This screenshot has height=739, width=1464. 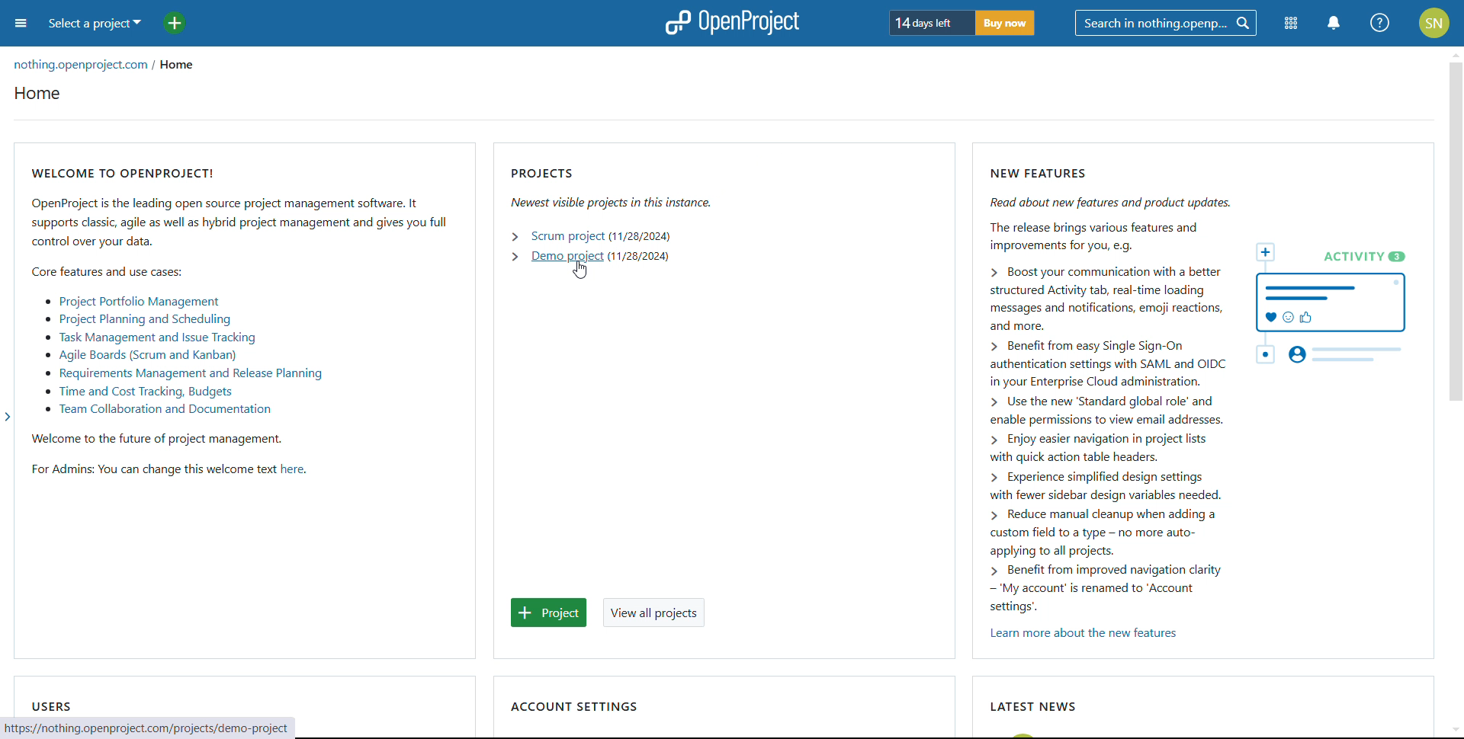 What do you see at coordinates (21, 24) in the screenshot?
I see `open sidebar menu` at bounding box center [21, 24].